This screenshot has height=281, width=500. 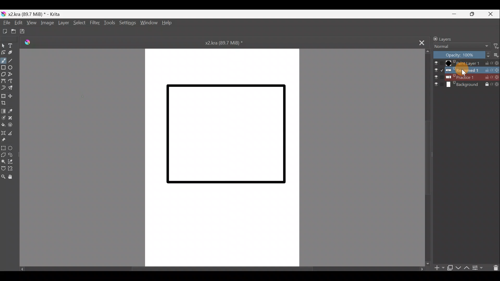 I want to click on File, so click(x=5, y=23).